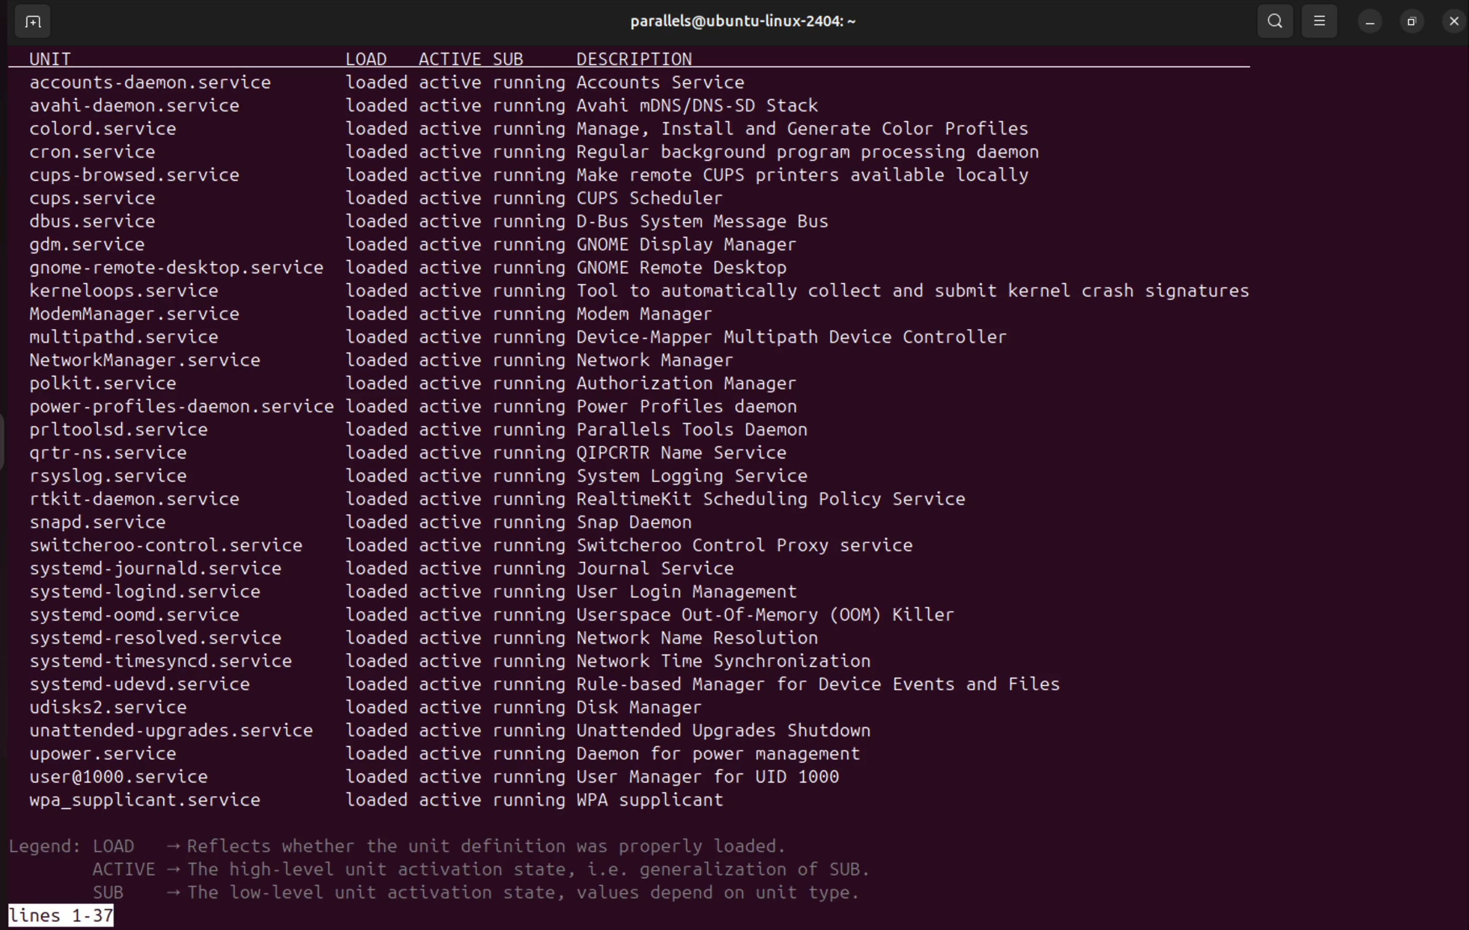 This screenshot has height=930, width=1469. What do you see at coordinates (377, 776) in the screenshot?
I see `` at bounding box center [377, 776].